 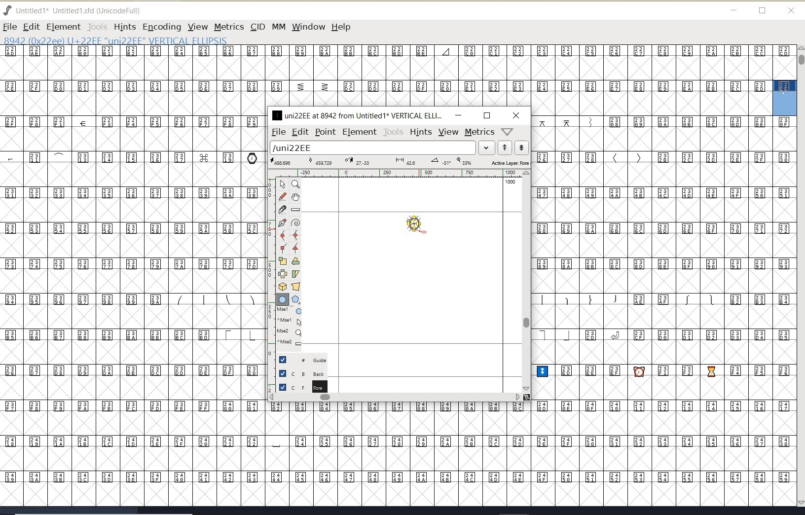 I want to click on SCALE, so click(x=270, y=280).